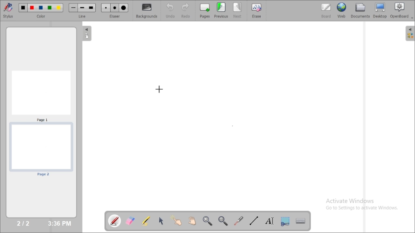 The image size is (415, 233). What do you see at coordinates (83, 16) in the screenshot?
I see `line` at bounding box center [83, 16].